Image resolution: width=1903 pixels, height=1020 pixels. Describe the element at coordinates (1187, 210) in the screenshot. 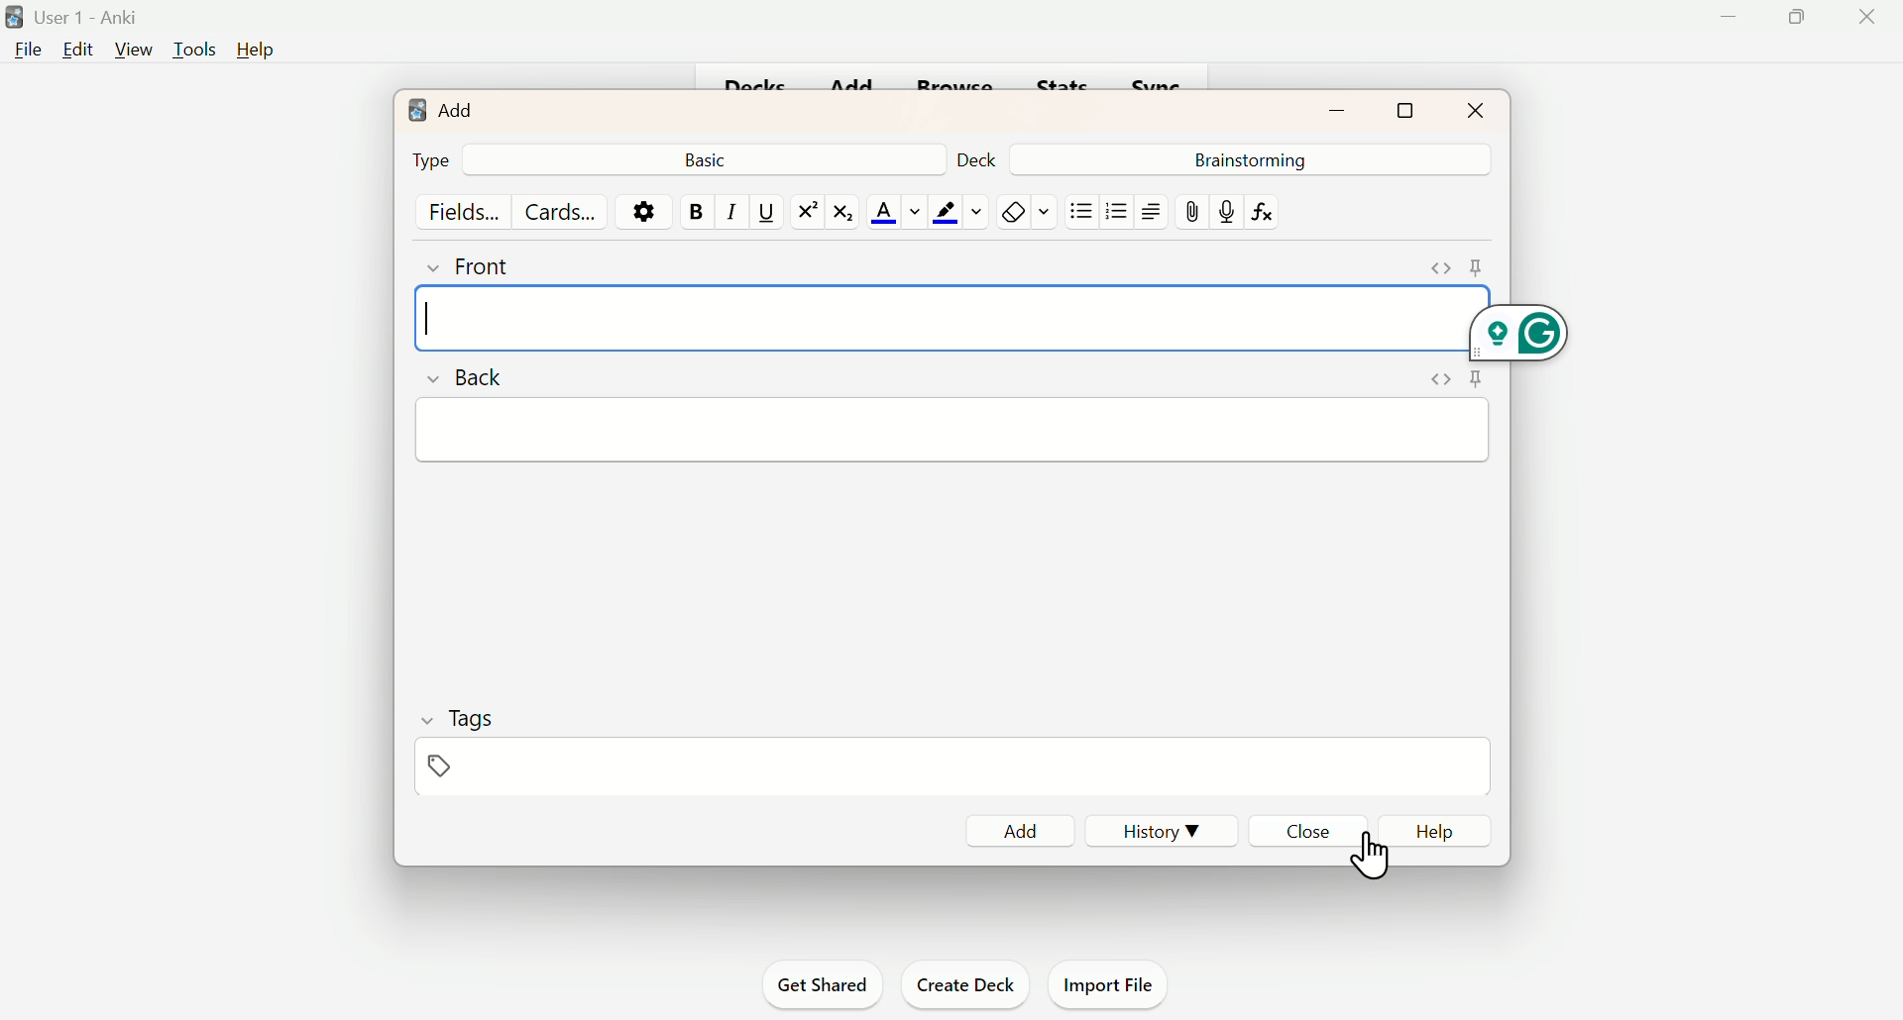

I see `` at that location.